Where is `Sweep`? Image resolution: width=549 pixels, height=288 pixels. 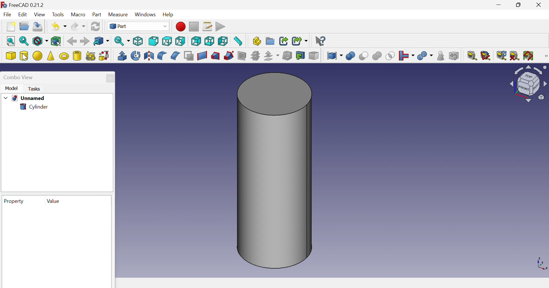
Sweep is located at coordinates (216, 56).